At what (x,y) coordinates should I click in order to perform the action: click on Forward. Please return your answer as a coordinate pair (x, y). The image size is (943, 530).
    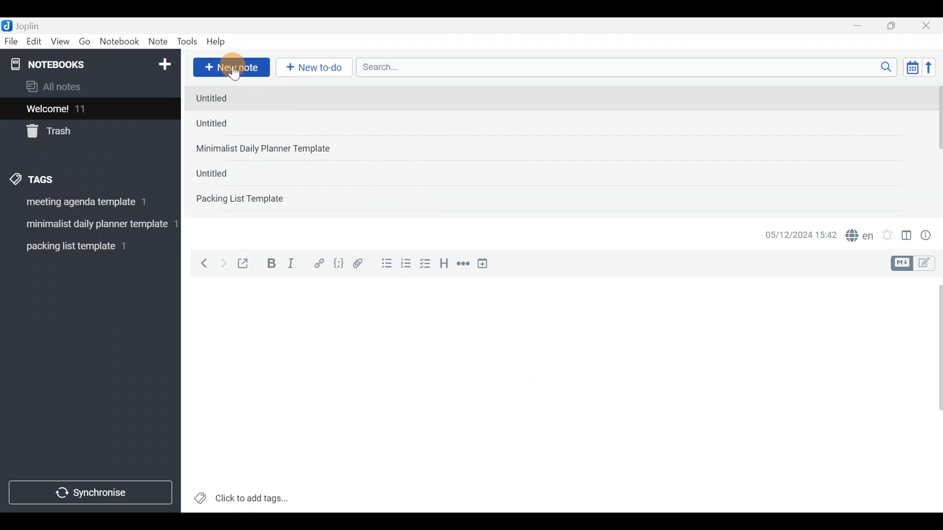
    Looking at the image, I should click on (223, 263).